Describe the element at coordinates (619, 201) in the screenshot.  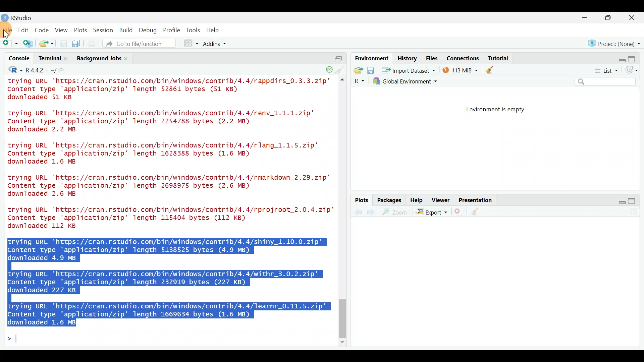
I see `Restore down` at that location.